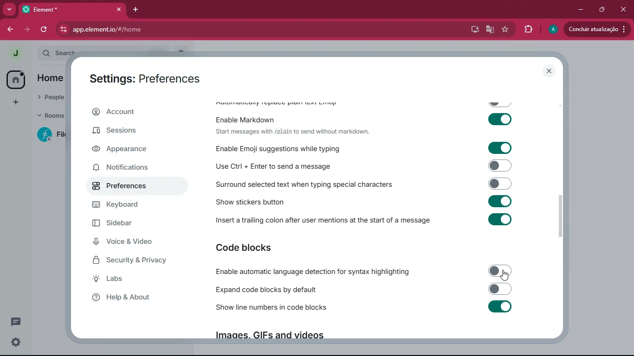  What do you see at coordinates (132, 169) in the screenshot?
I see `notifications` at bounding box center [132, 169].